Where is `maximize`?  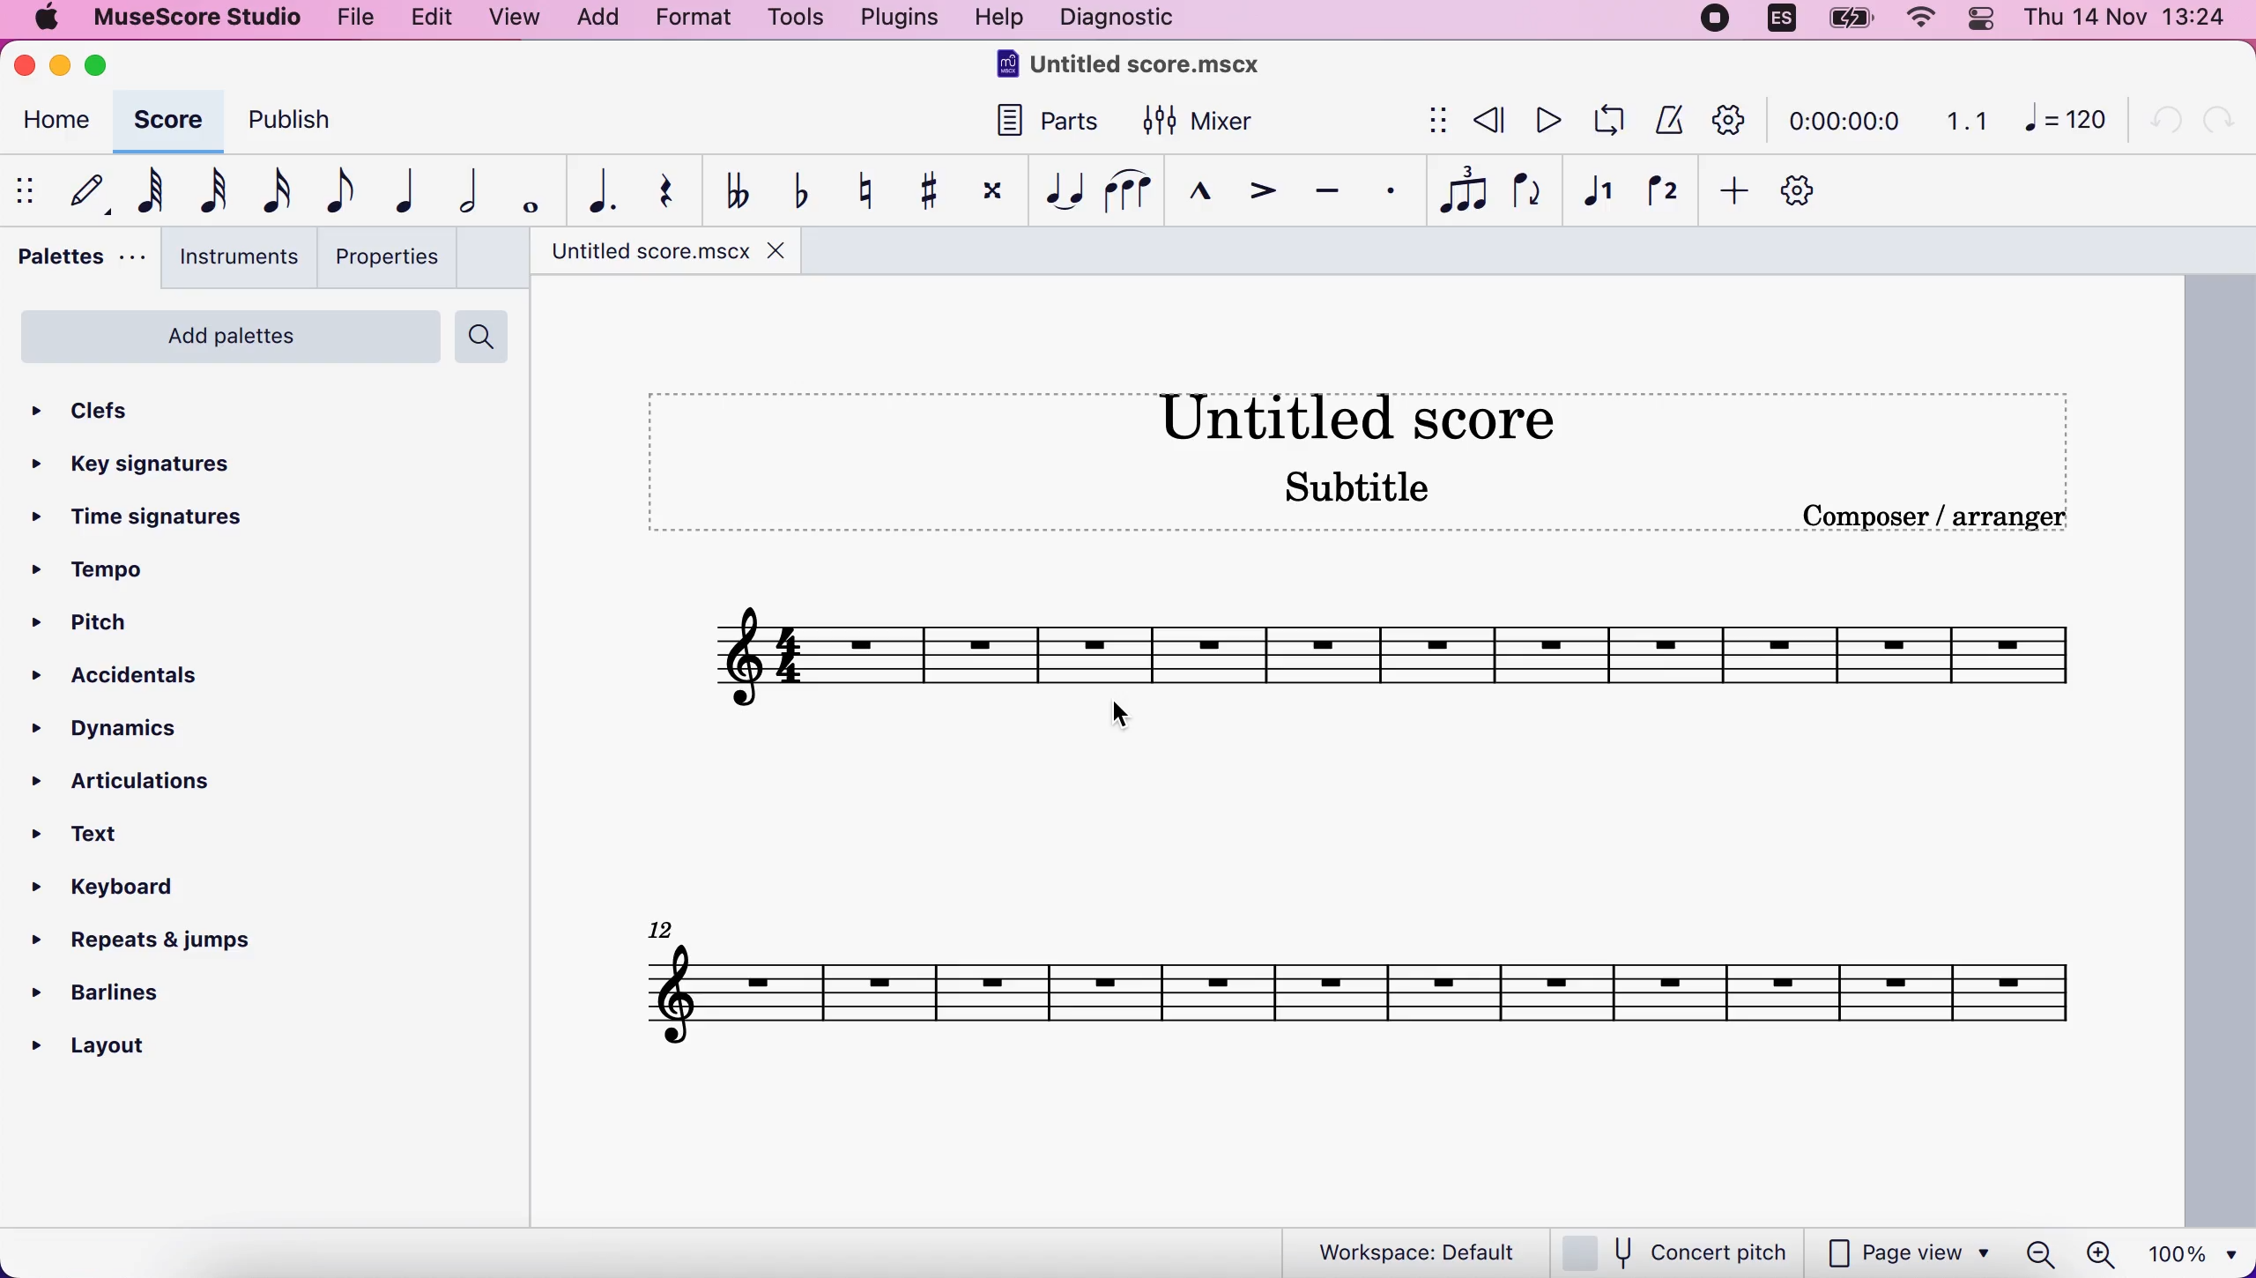 maximize is located at coordinates (103, 63).